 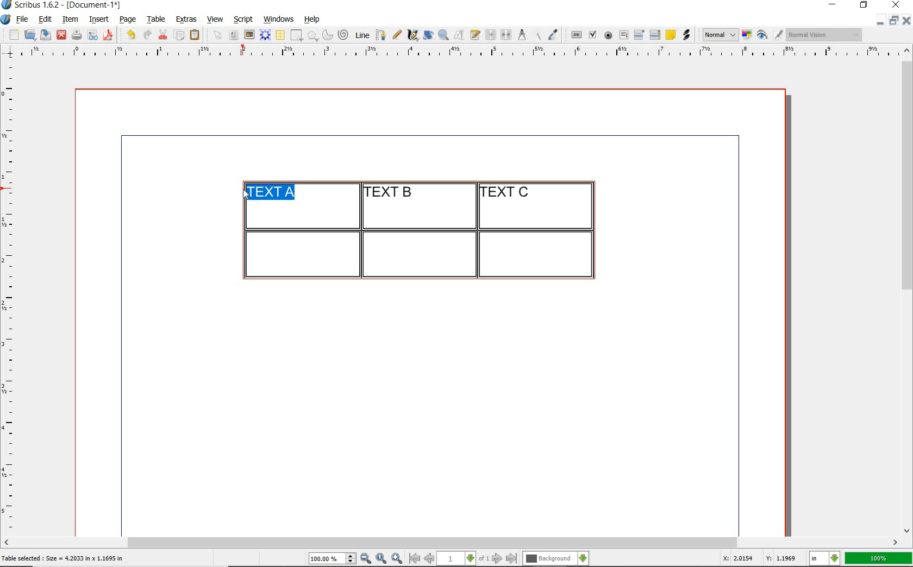 What do you see at coordinates (825, 559) in the screenshot?
I see `select the current unit` at bounding box center [825, 559].